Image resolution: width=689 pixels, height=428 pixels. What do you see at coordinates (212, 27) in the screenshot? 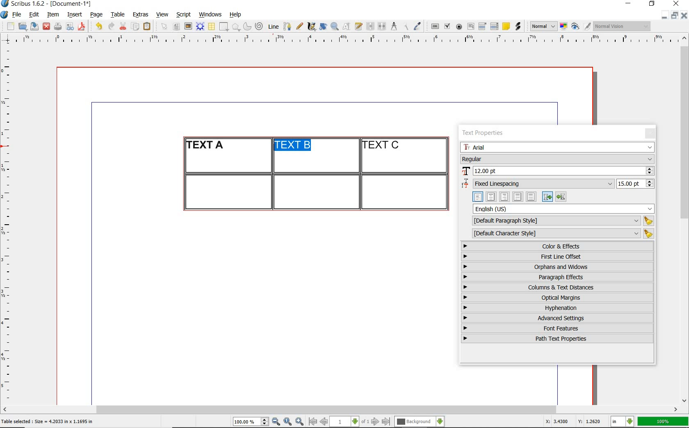
I see `table` at bounding box center [212, 27].